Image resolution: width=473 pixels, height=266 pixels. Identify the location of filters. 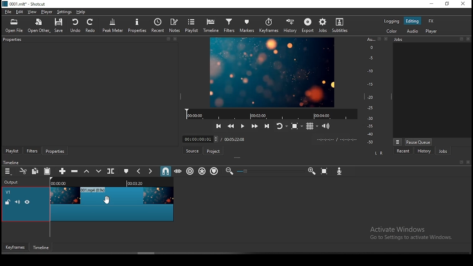
(32, 150).